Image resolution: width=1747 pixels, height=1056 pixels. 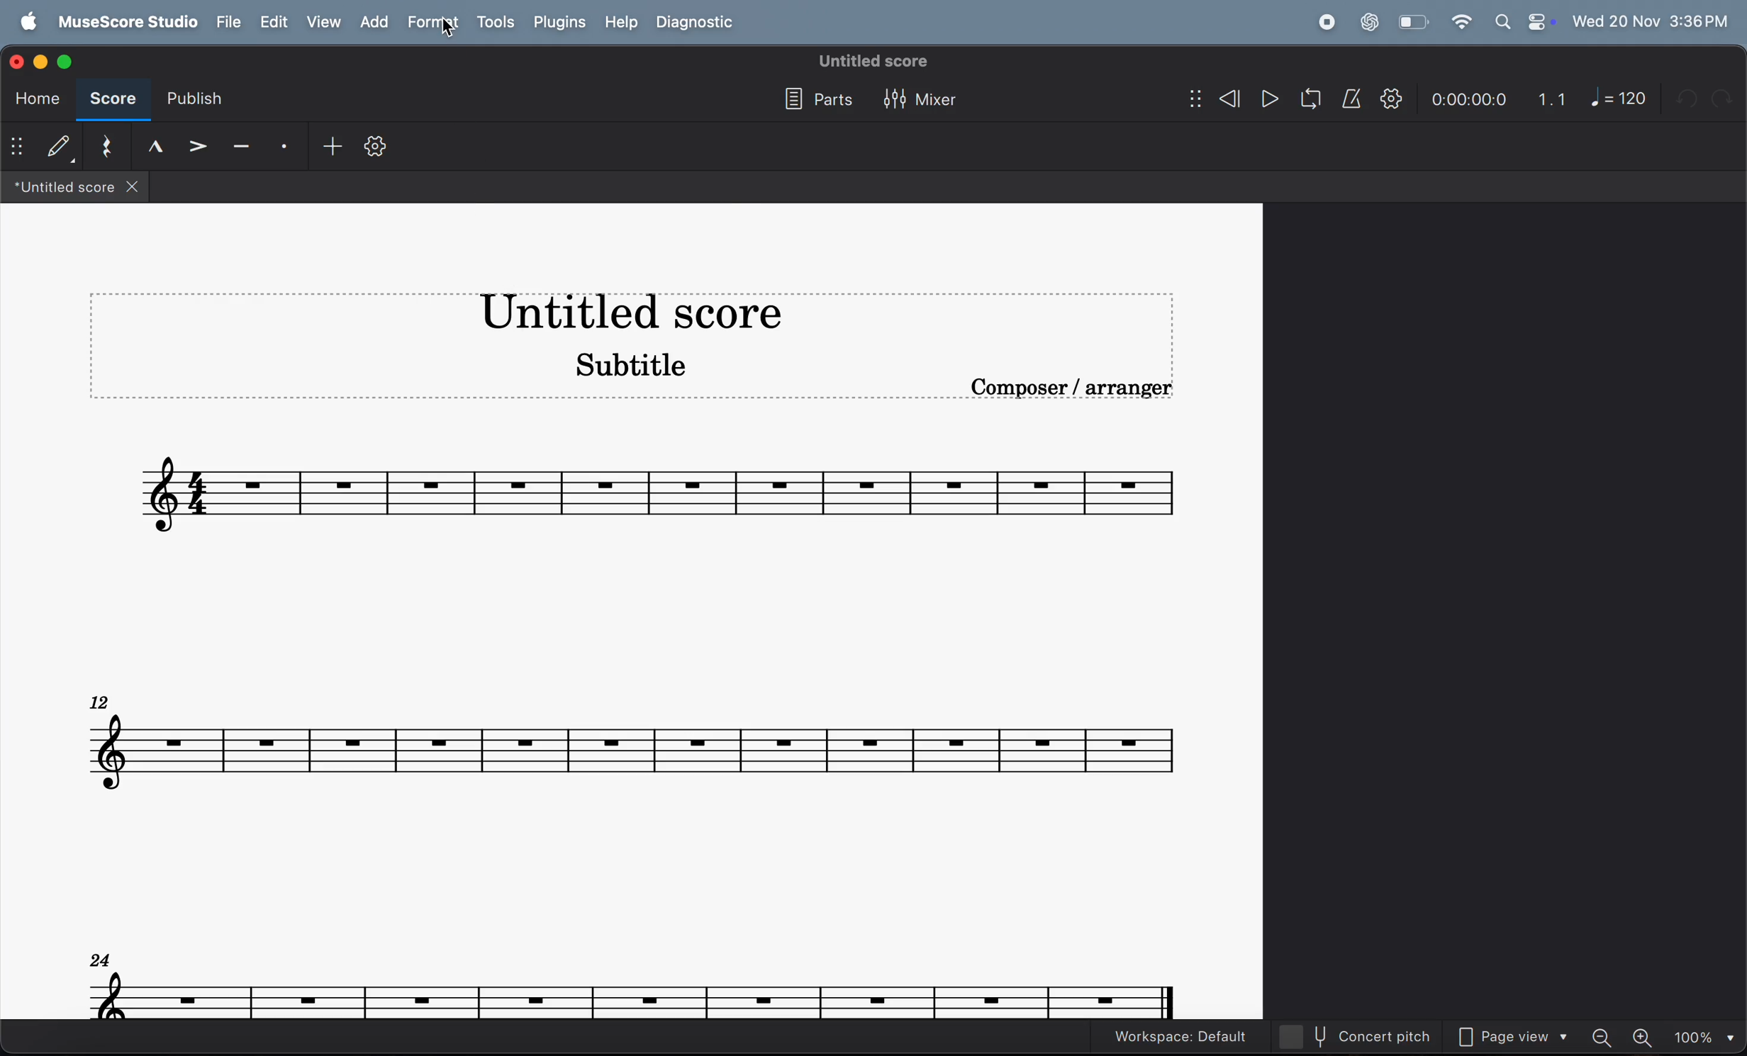 What do you see at coordinates (1524, 22) in the screenshot?
I see `apple widgets` at bounding box center [1524, 22].